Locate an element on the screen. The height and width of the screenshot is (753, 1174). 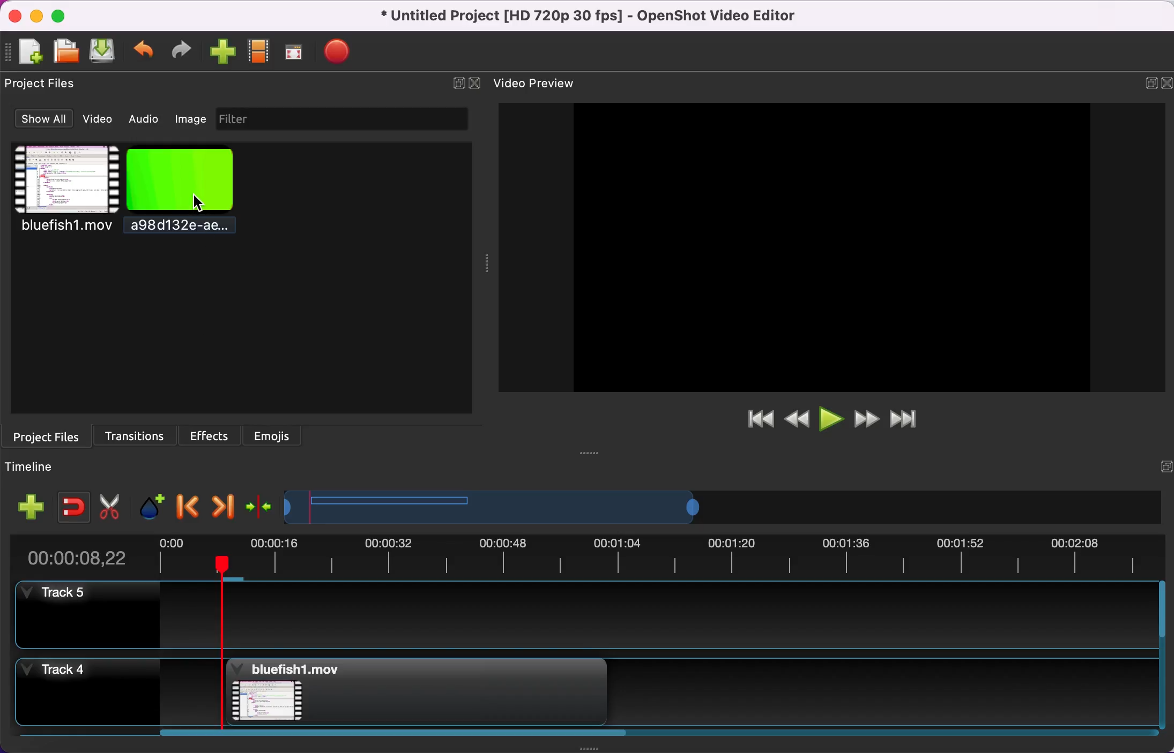
Cursor is located at coordinates (201, 204).